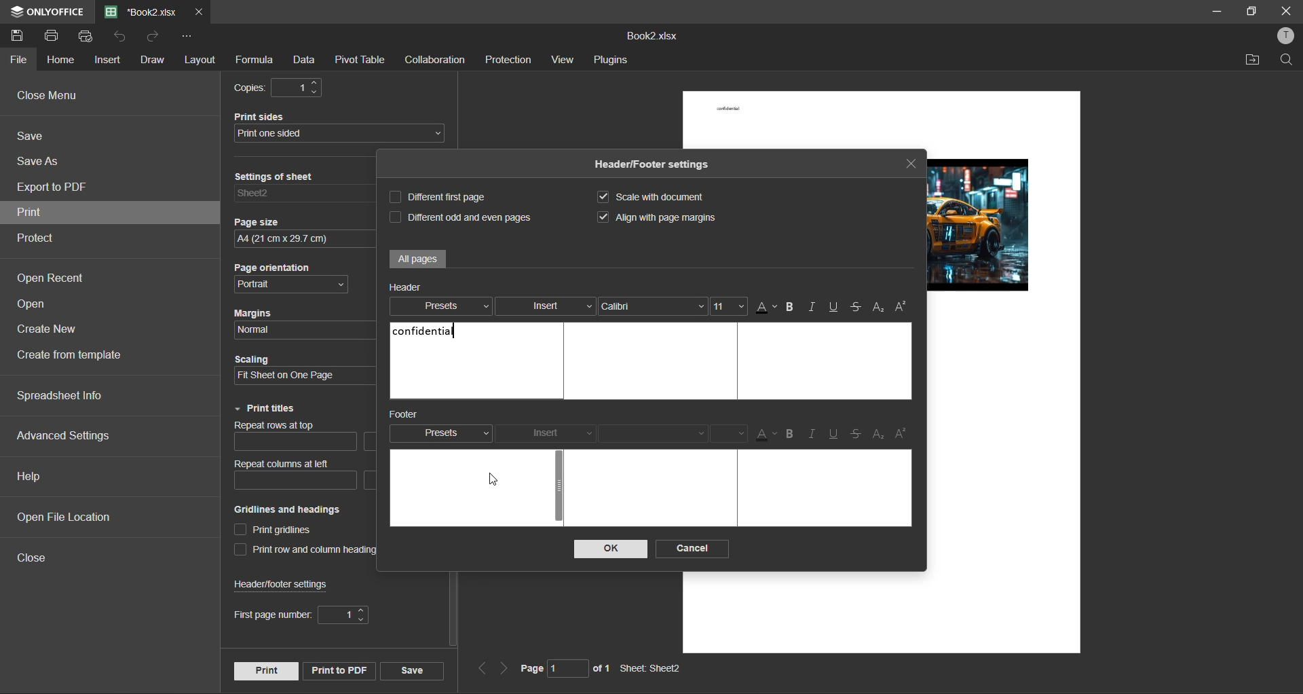  Describe the element at coordinates (109, 61) in the screenshot. I see `insert` at that location.